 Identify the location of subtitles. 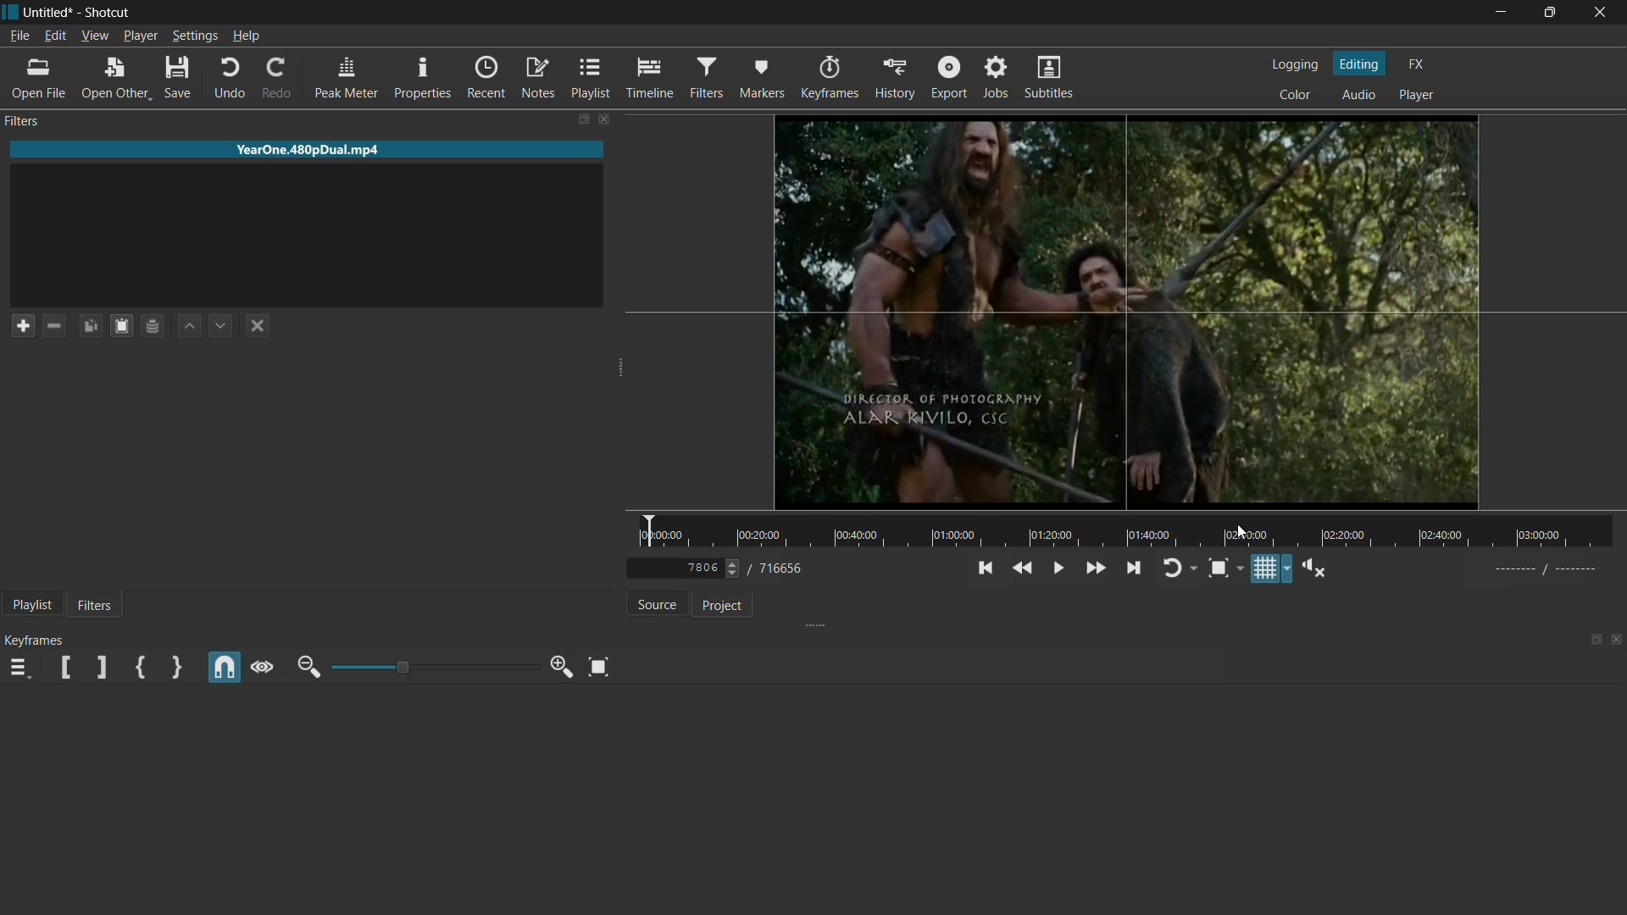
(1050, 77).